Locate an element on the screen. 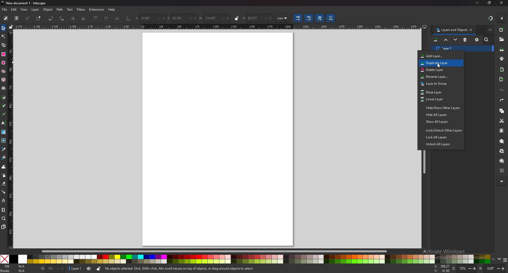  rotate is located at coordinates (492, 268).